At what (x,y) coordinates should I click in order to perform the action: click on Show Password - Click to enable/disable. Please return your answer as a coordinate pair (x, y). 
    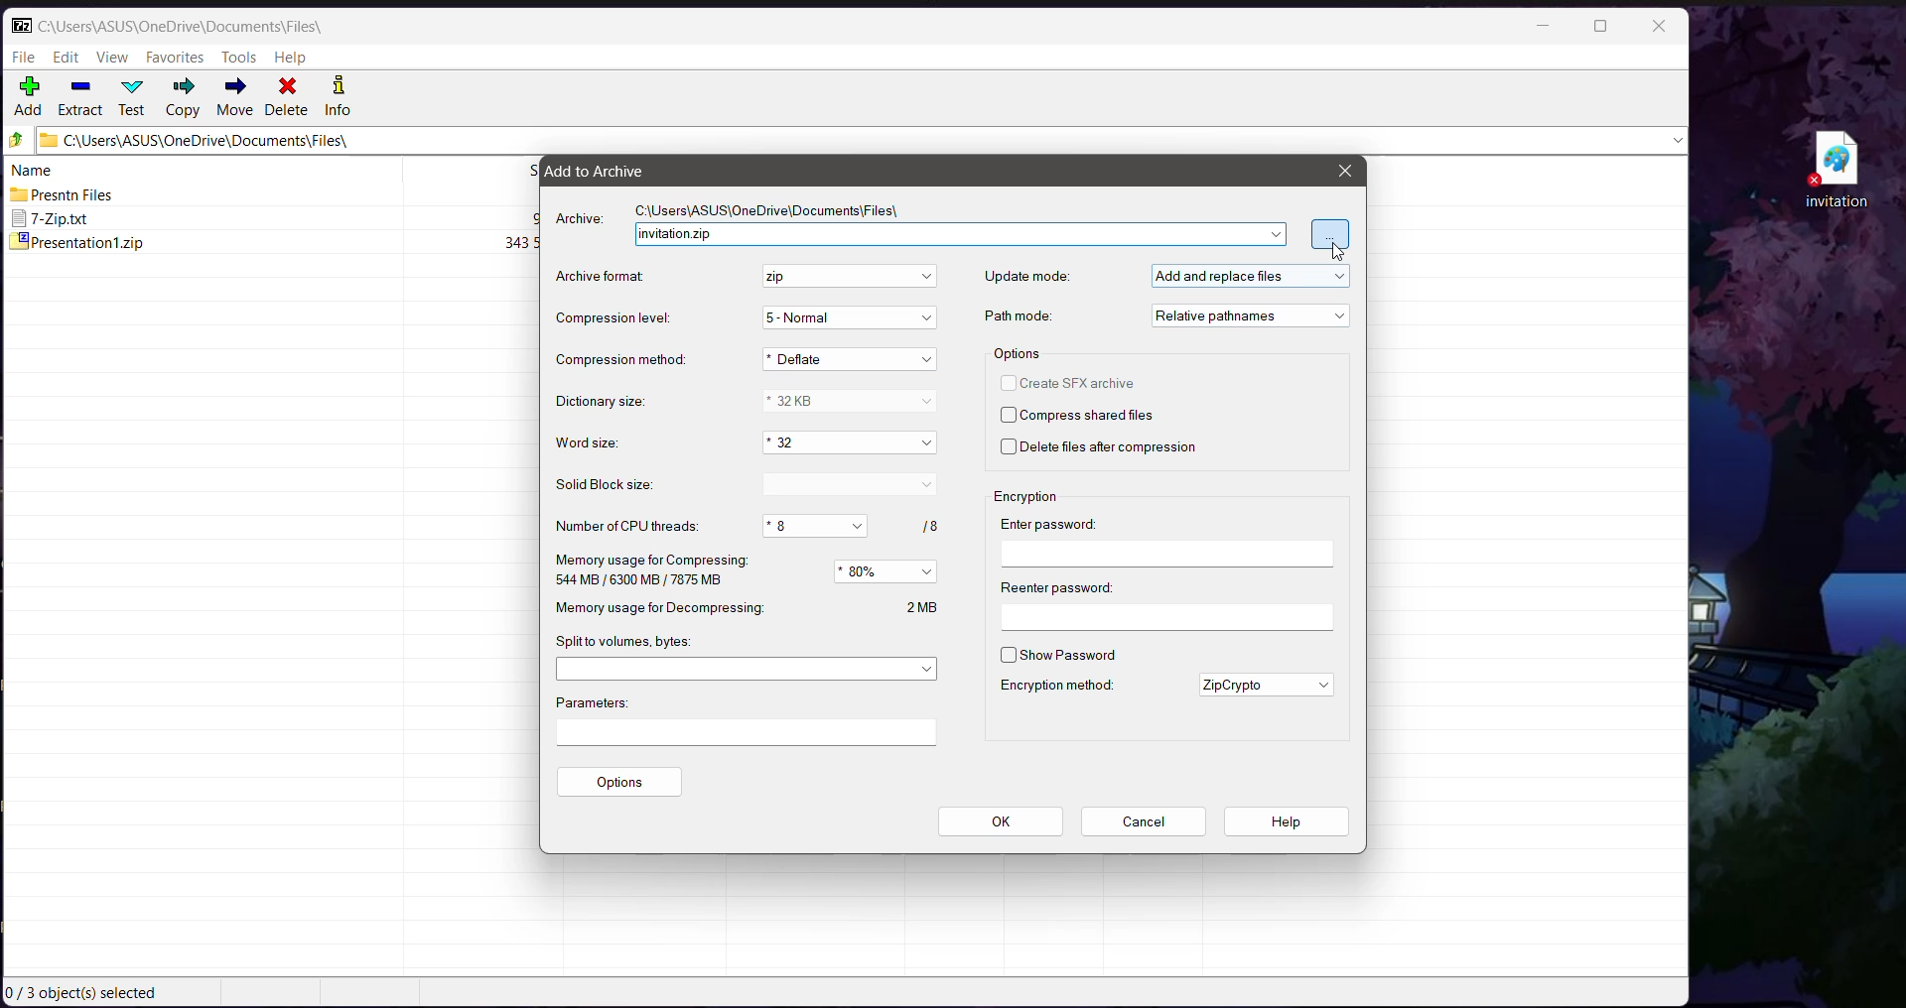
    Looking at the image, I should click on (1058, 654).